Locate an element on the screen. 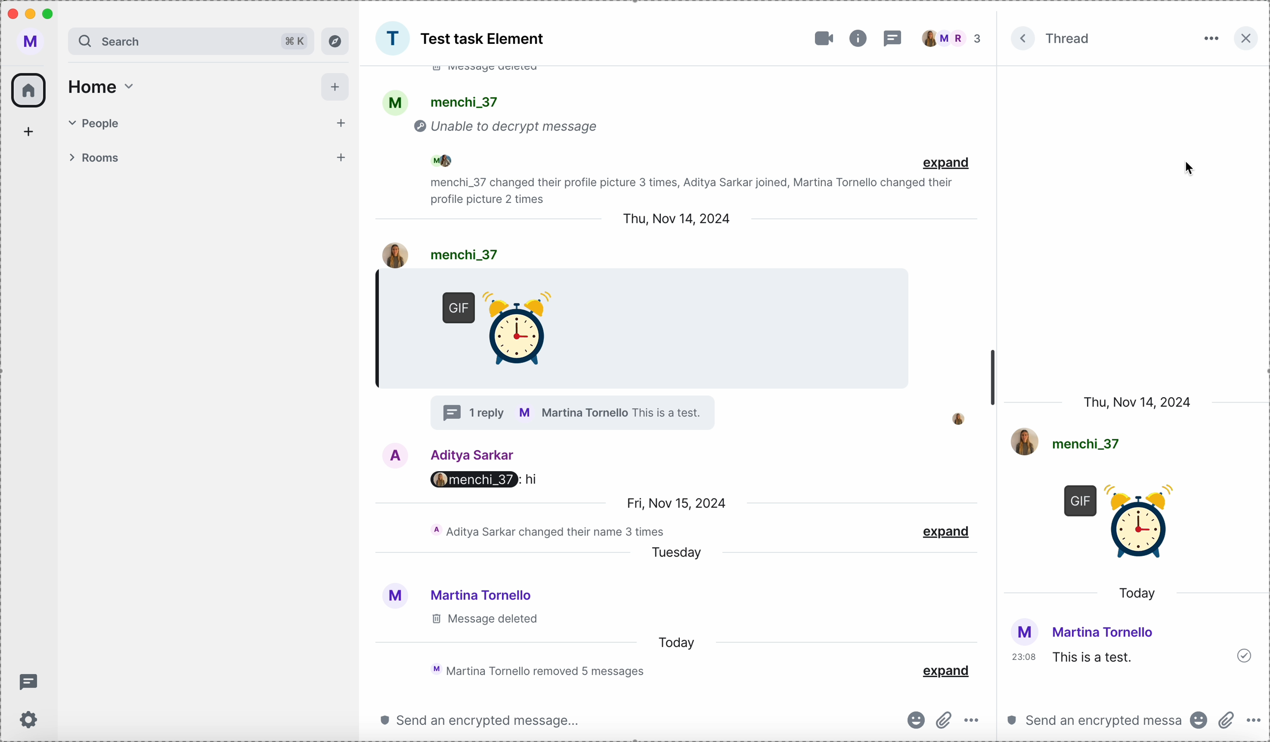 This screenshot has width=1270, height=742. user is located at coordinates (1067, 441).